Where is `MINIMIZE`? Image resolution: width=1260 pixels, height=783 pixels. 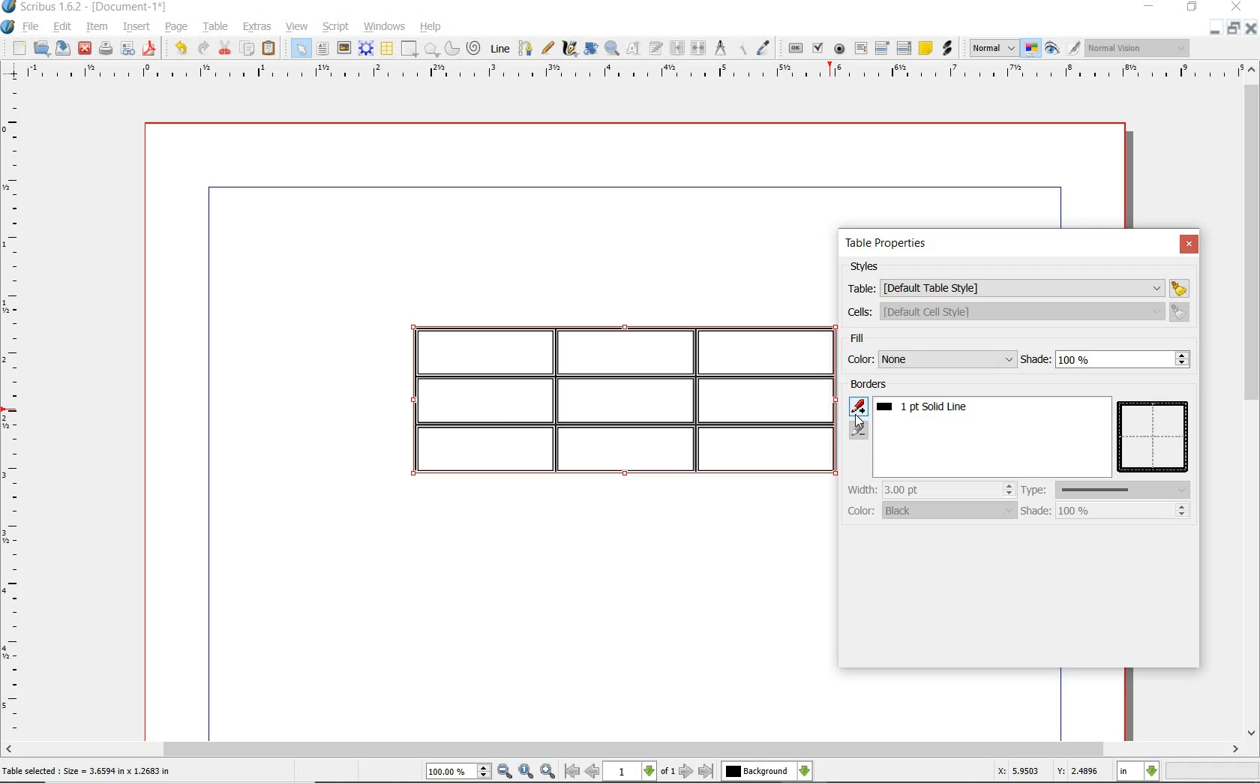
MINIMIZE is located at coordinates (1148, 7).